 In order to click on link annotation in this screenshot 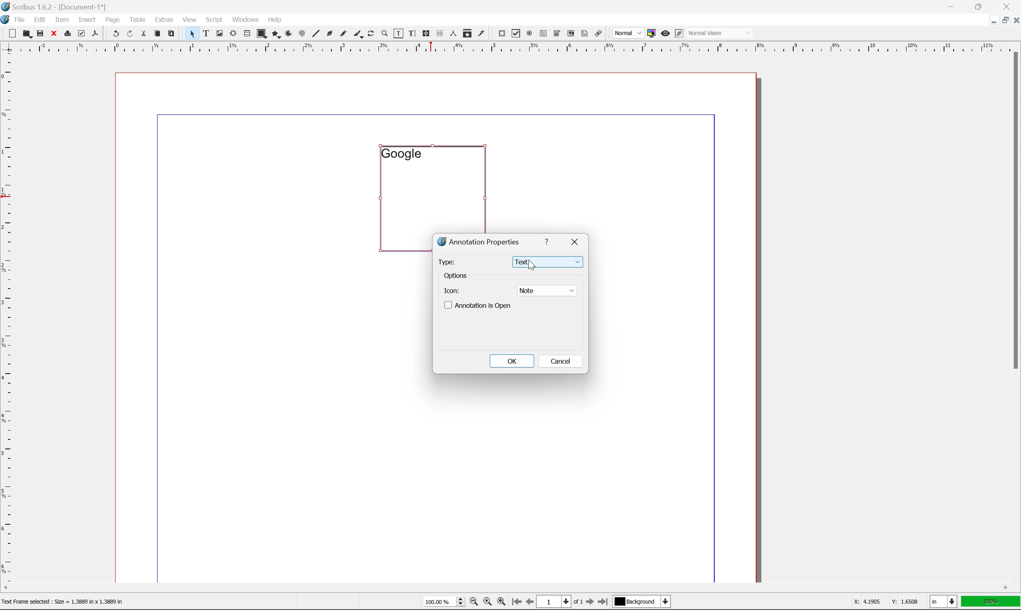, I will do `click(599, 34)`.